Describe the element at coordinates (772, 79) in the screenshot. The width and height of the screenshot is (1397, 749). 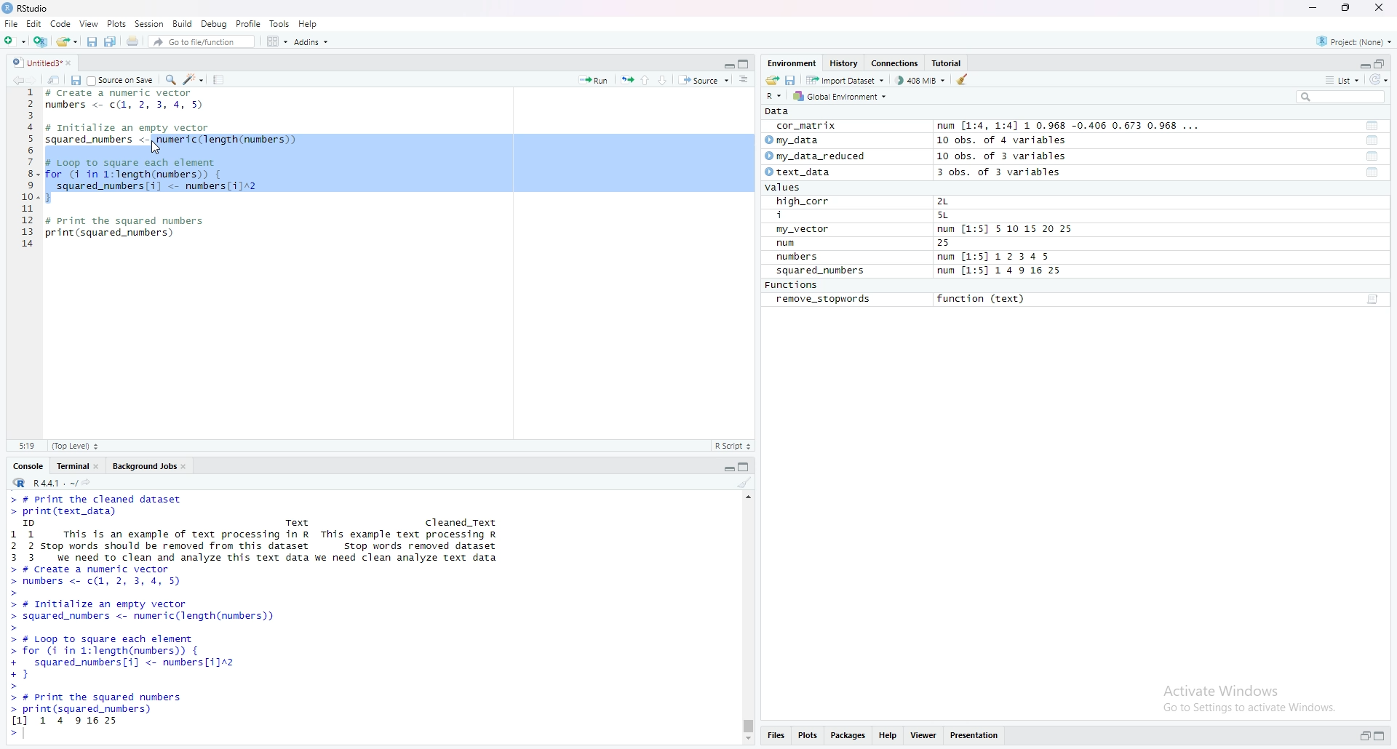
I see `Load Workspace` at that location.